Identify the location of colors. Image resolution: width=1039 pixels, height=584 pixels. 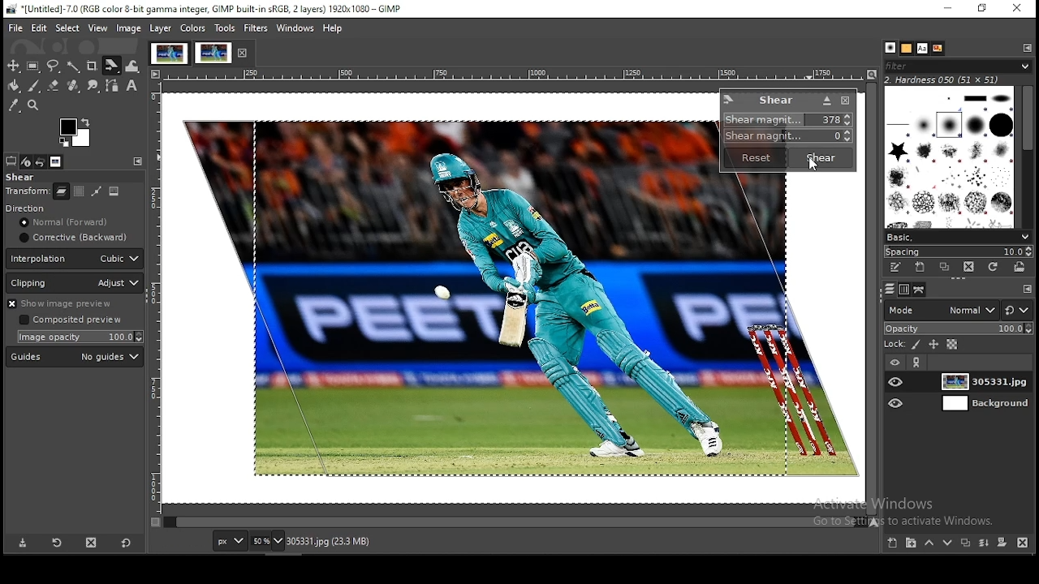
(75, 131).